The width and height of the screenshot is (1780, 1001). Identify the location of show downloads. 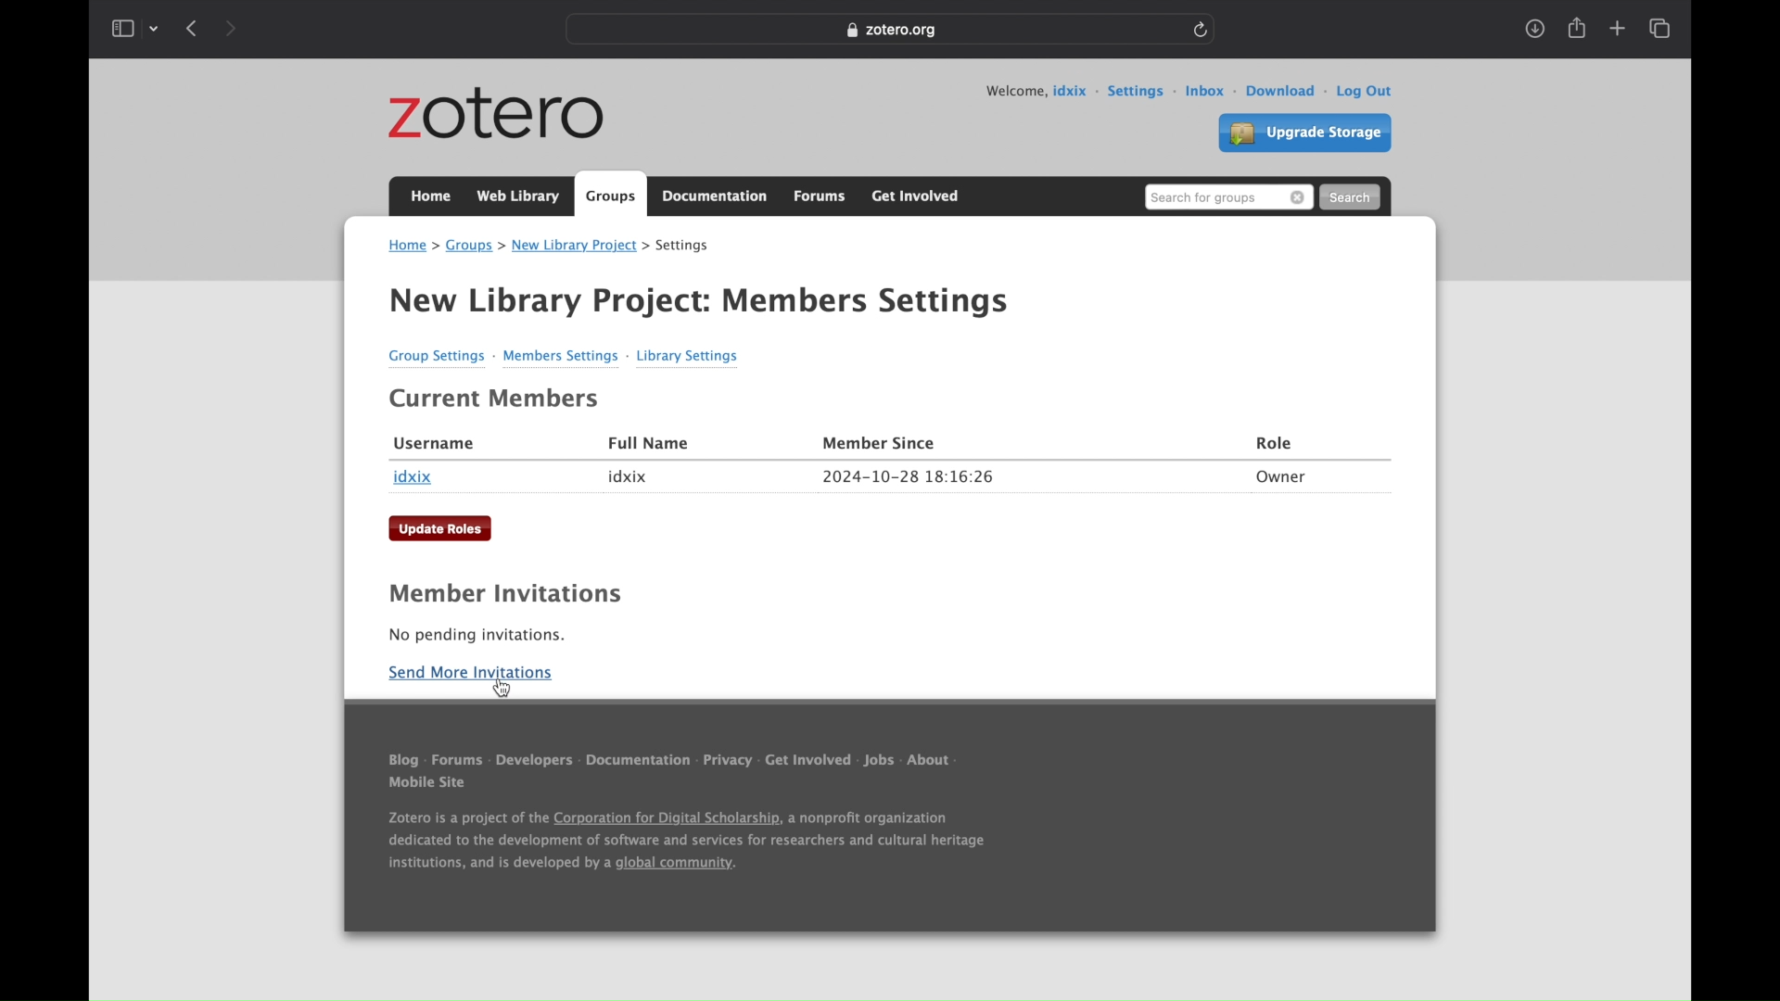
(1533, 29).